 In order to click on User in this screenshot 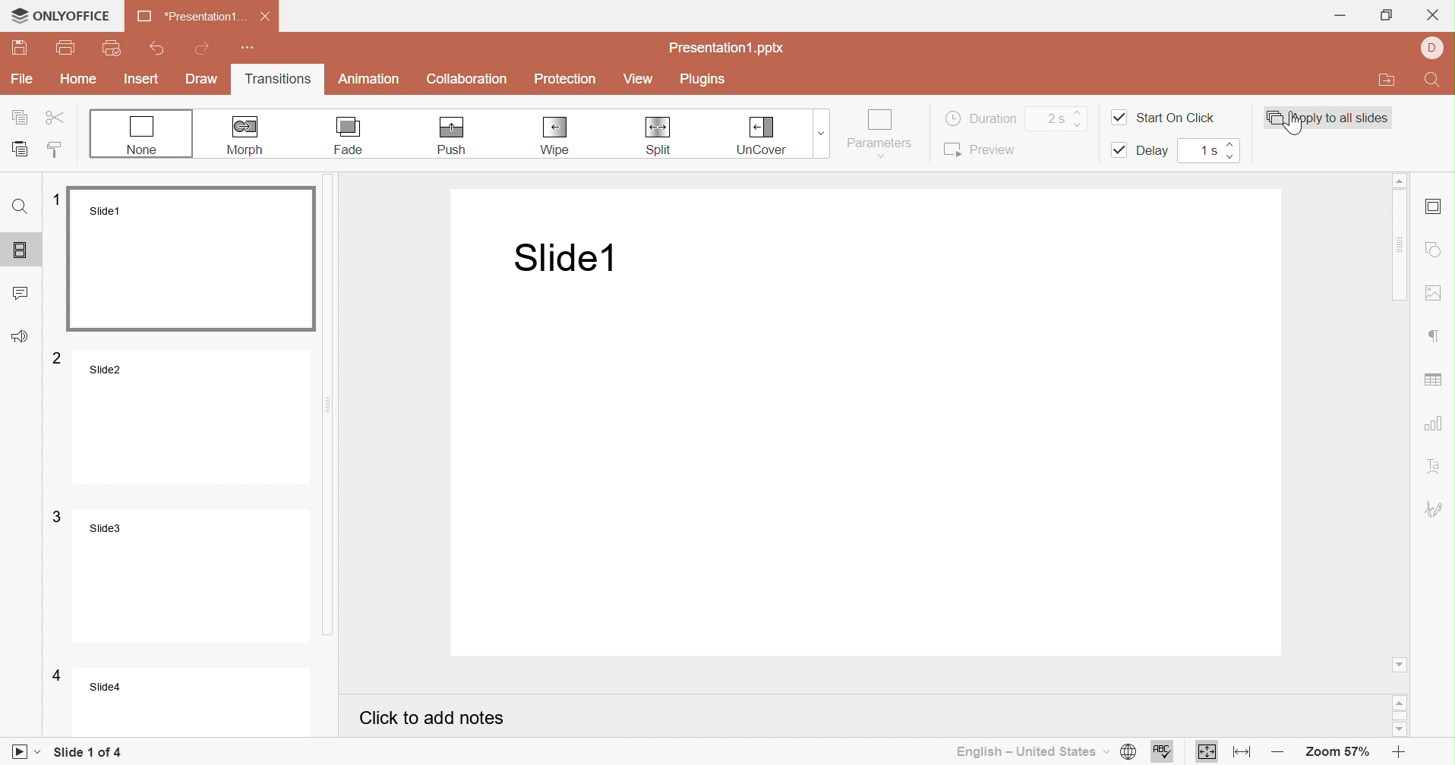, I will do `click(1435, 46)`.